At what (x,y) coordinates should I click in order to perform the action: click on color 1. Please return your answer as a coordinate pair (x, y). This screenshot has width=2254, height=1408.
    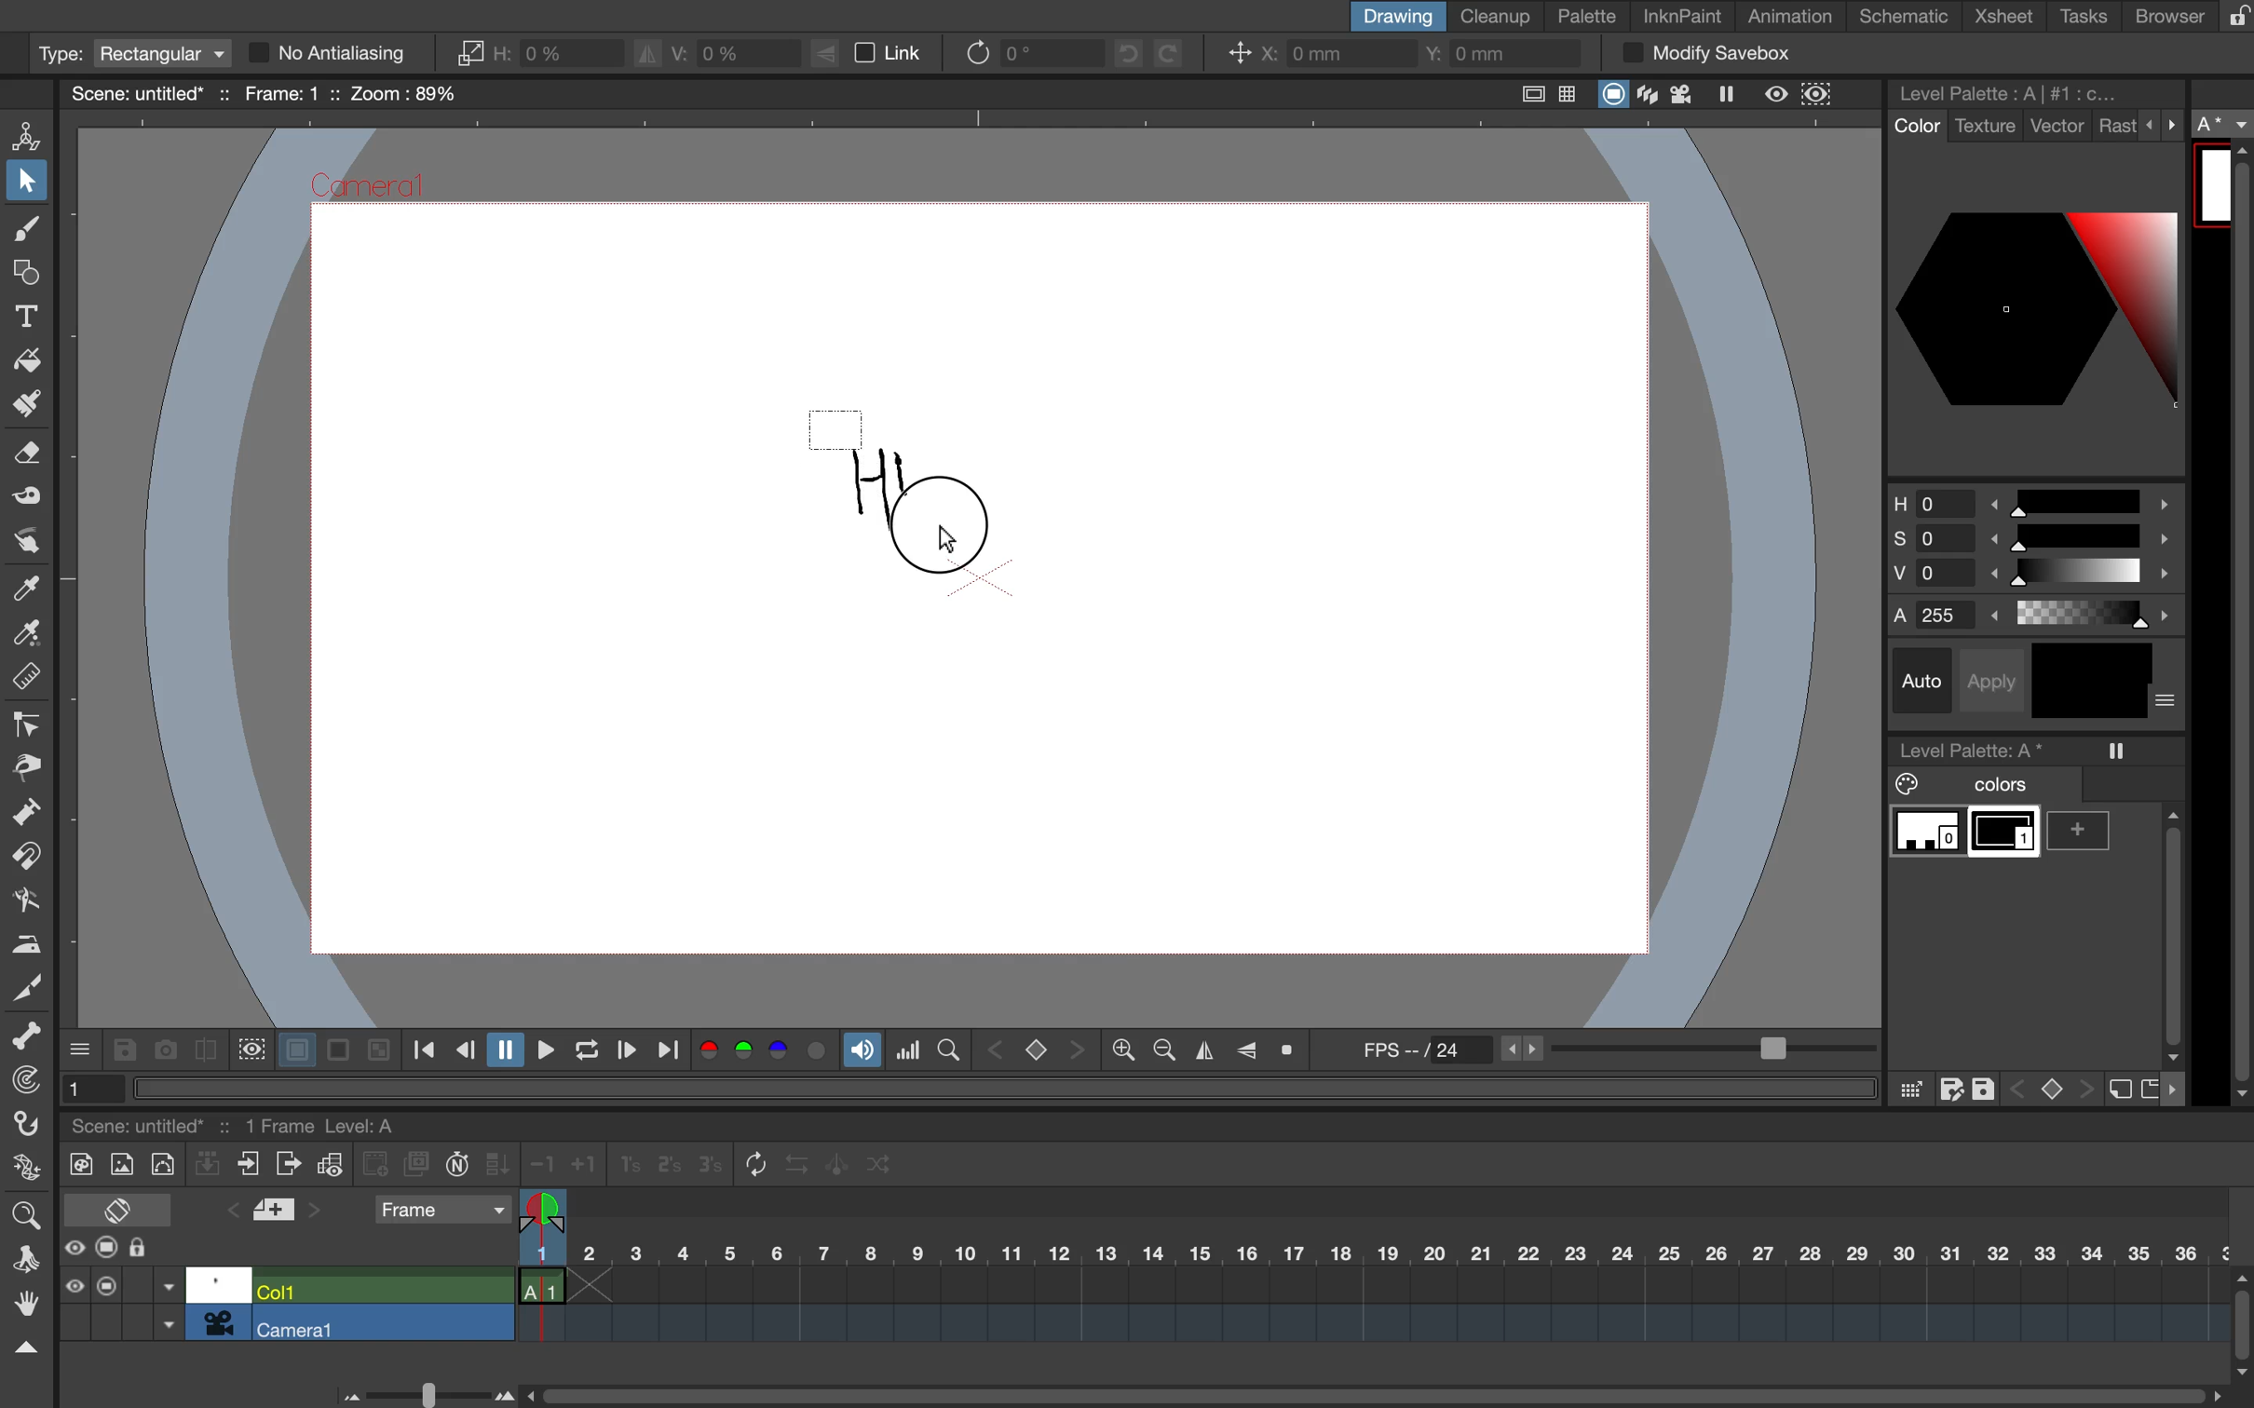
    Looking at the image, I should click on (2006, 835).